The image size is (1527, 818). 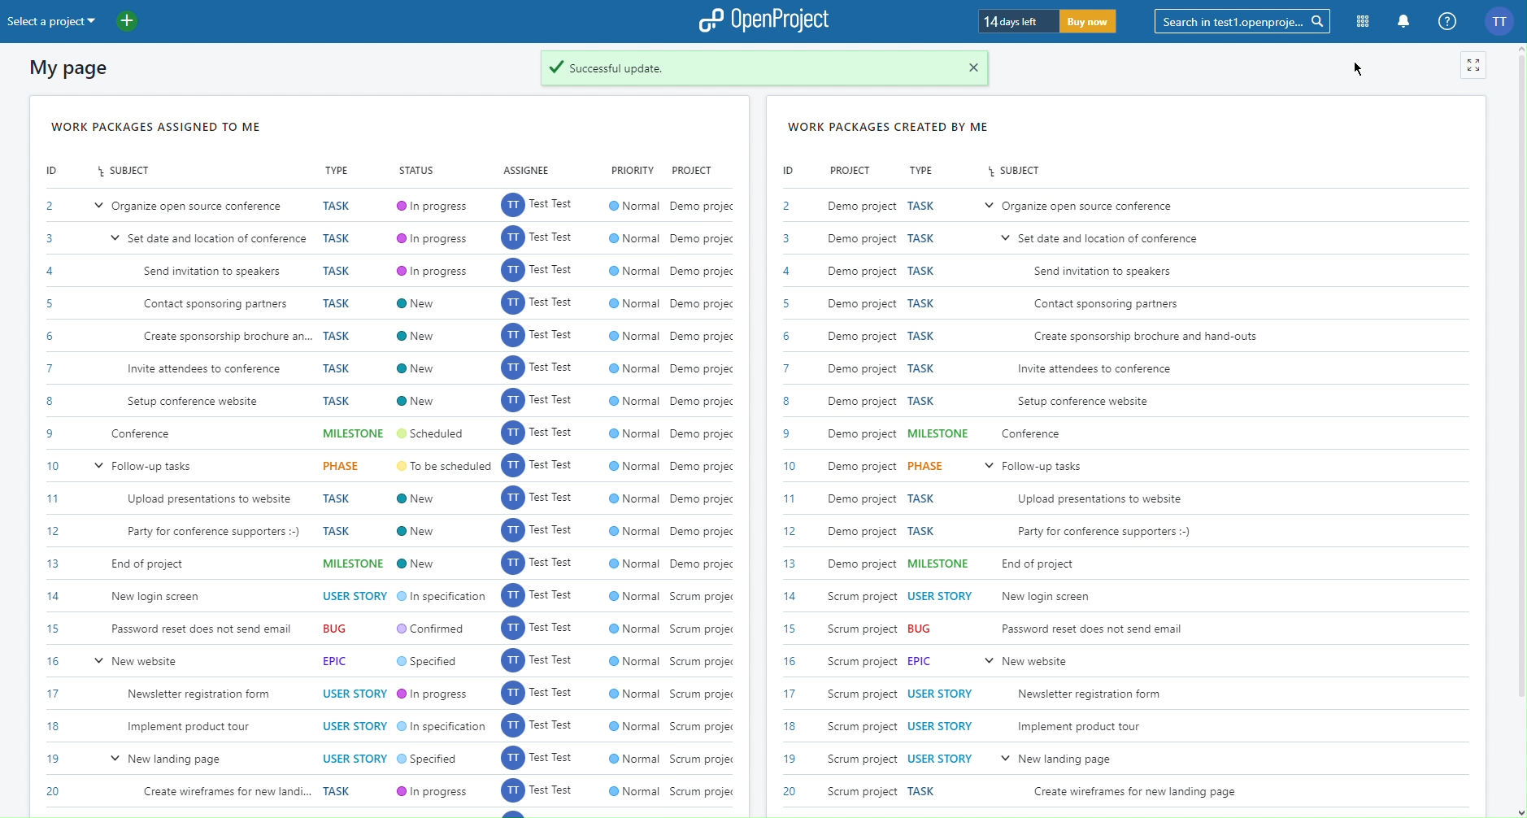 What do you see at coordinates (339, 171) in the screenshot?
I see `Type` at bounding box center [339, 171].